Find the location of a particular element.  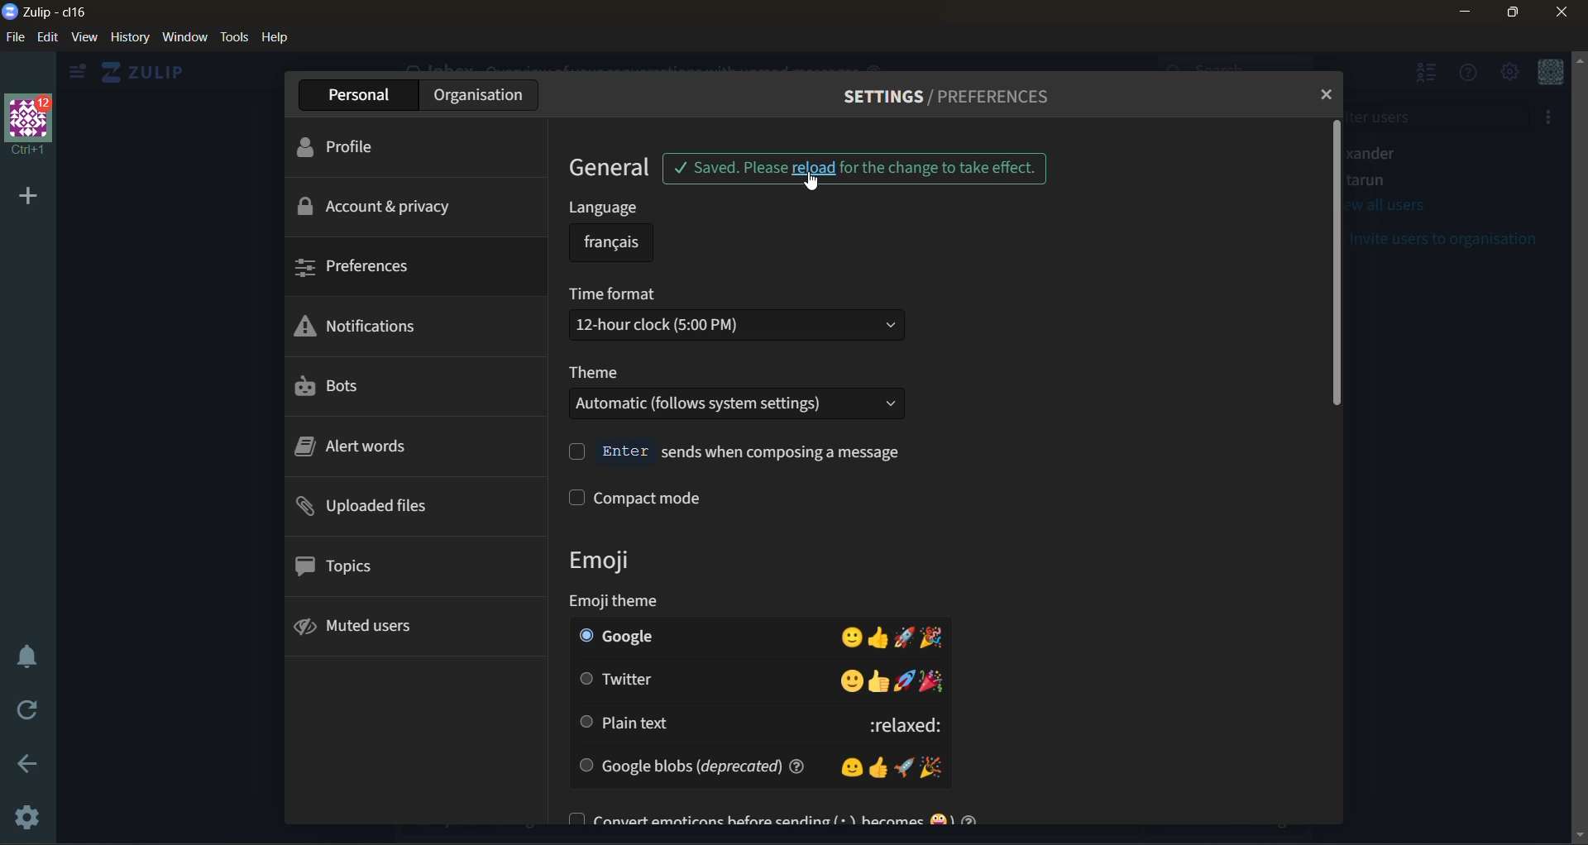

general is located at coordinates (615, 169).